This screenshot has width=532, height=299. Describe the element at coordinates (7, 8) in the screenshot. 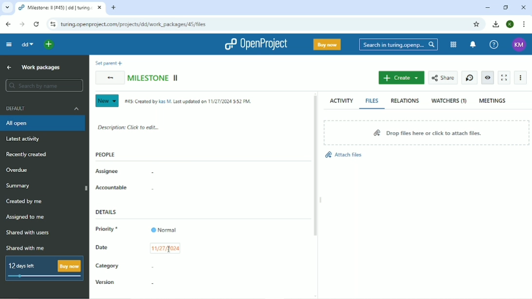

I see `Search tabs` at that location.